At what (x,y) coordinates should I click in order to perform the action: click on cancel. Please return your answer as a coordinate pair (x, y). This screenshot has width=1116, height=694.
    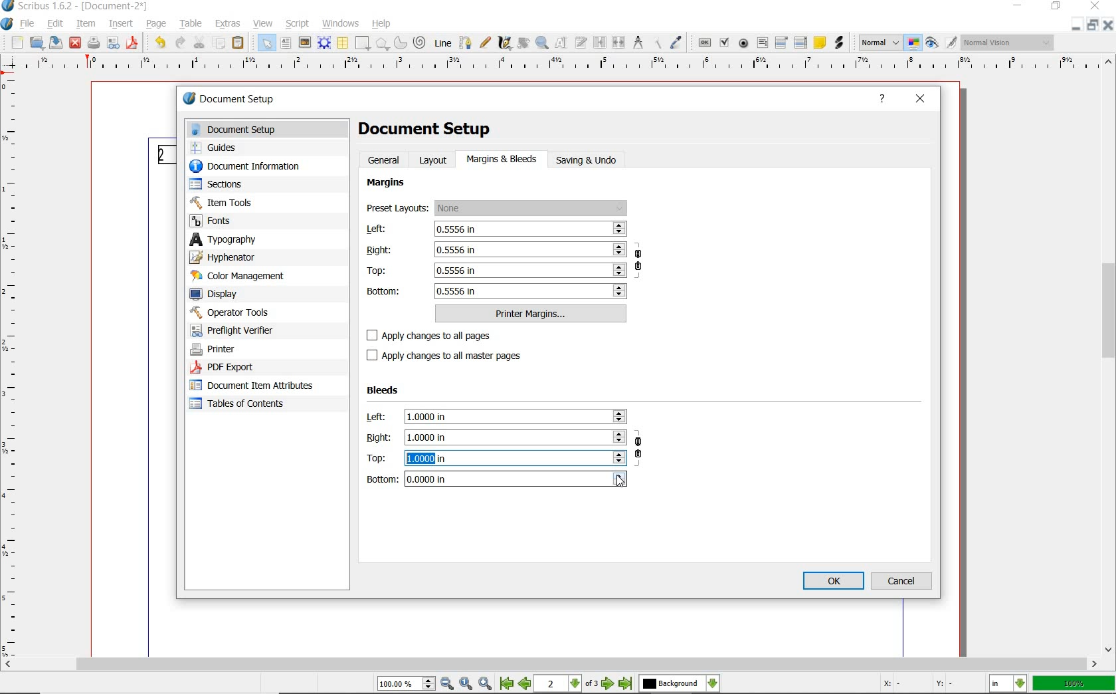
    Looking at the image, I should click on (903, 580).